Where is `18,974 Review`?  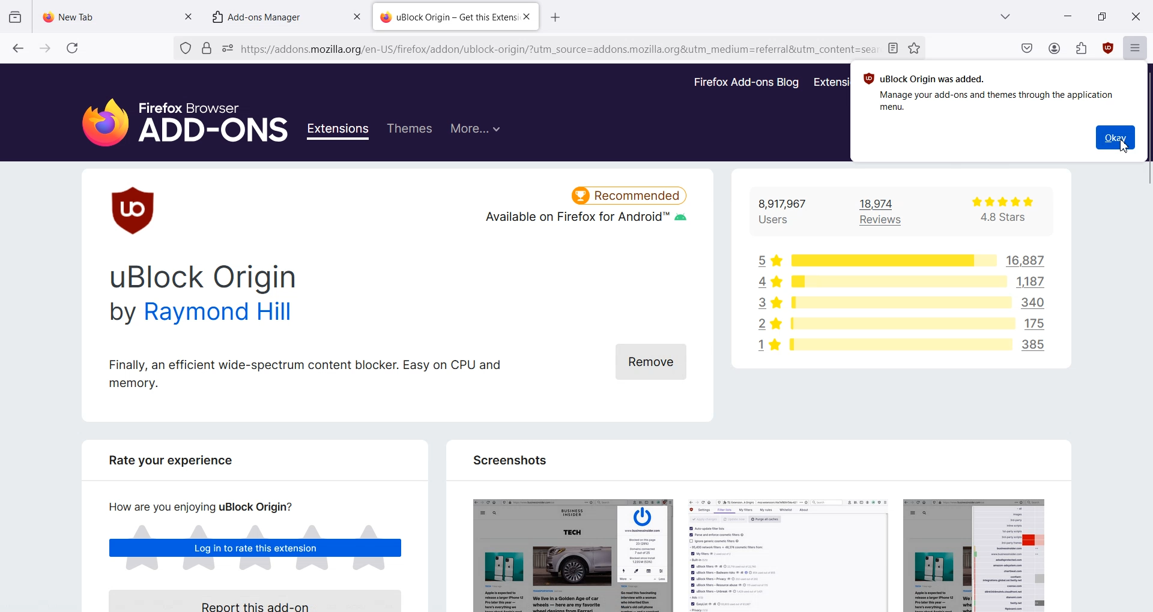 18,974 Review is located at coordinates (888, 211).